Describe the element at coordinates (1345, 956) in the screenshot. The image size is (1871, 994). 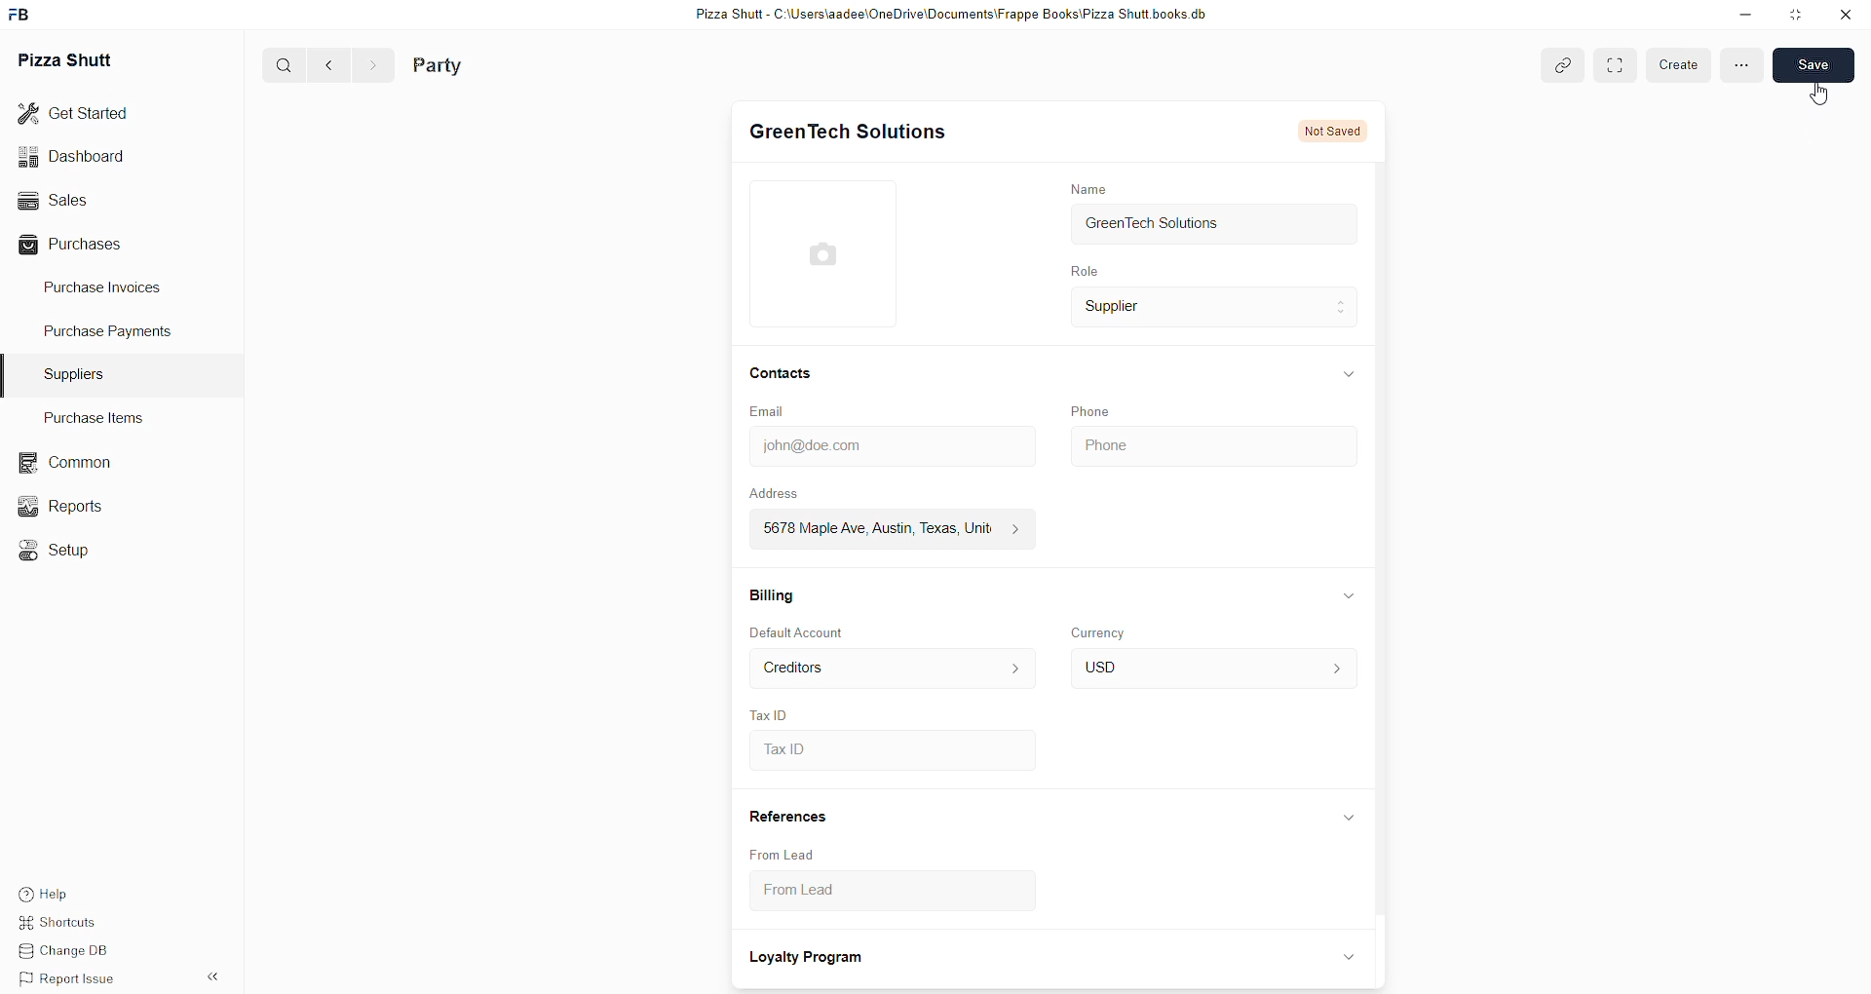
I see `hide` at that location.